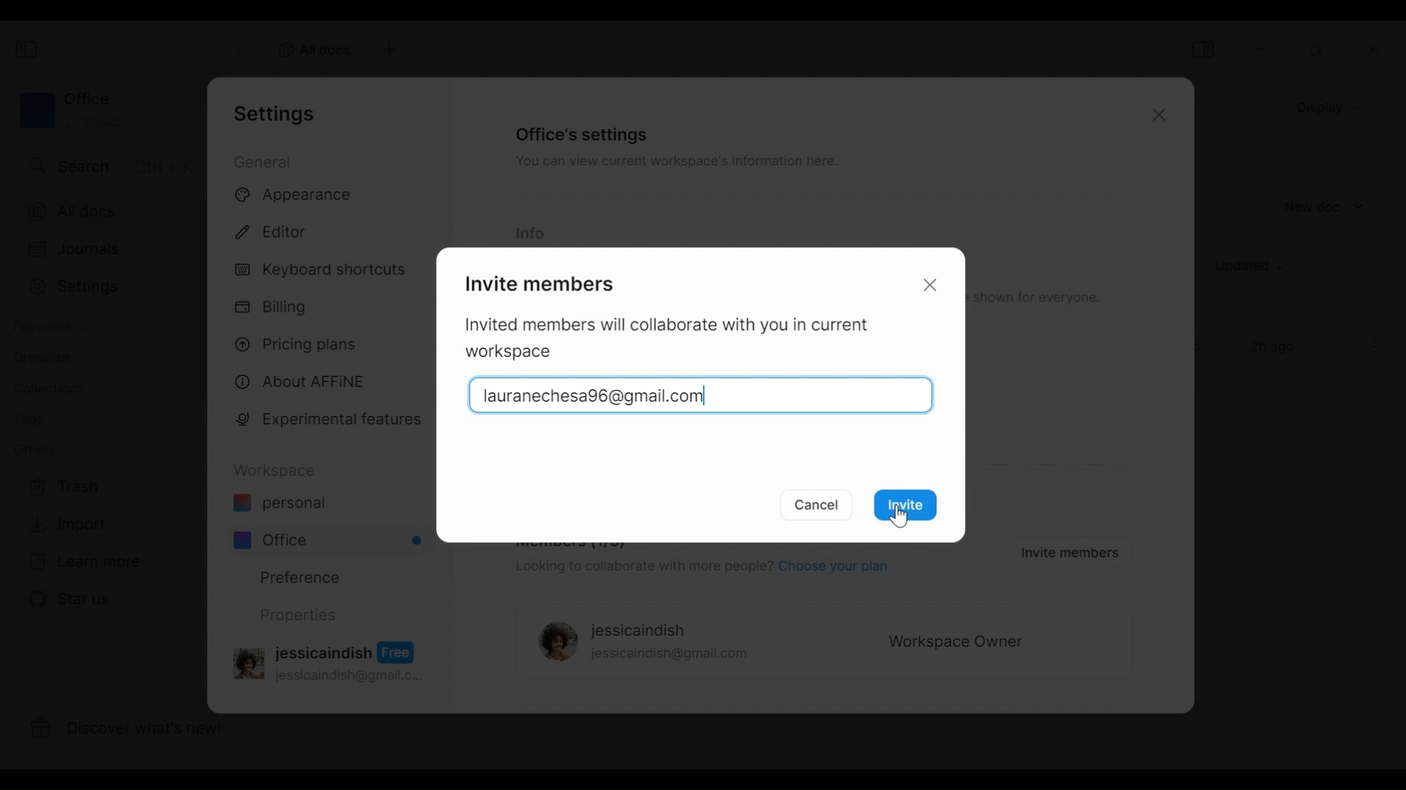 Image resolution: width=1406 pixels, height=790 pixels. Describe the element at coordinates (1317, 50) in the screenshot. I see `restore` at that location.